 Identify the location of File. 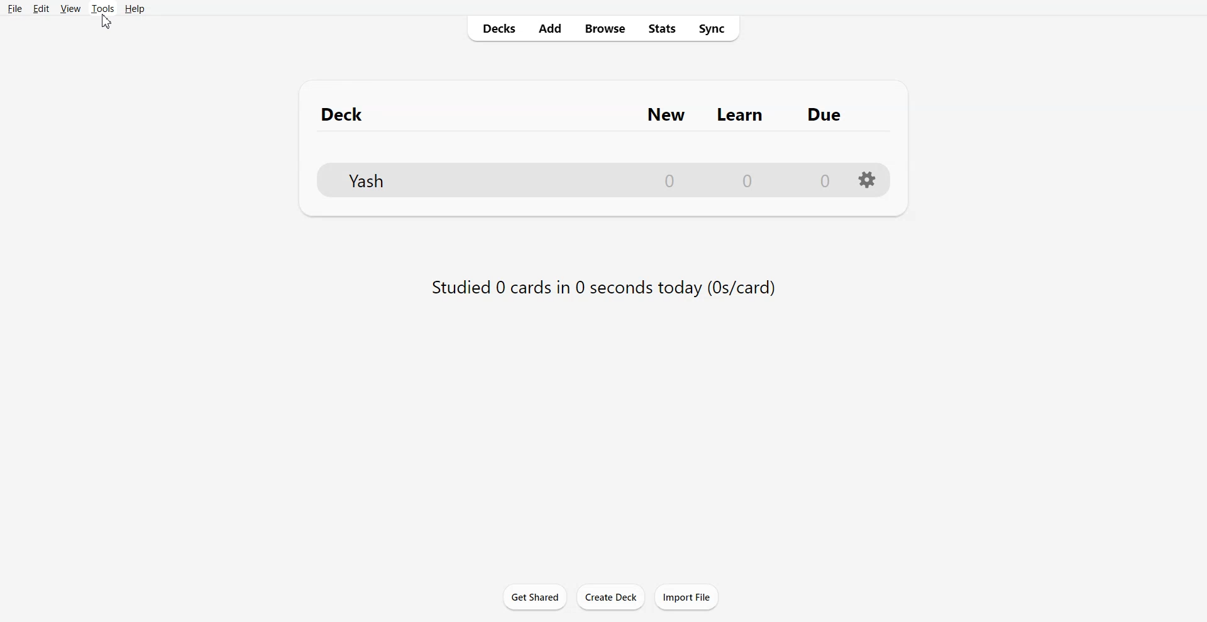
(14, 8).